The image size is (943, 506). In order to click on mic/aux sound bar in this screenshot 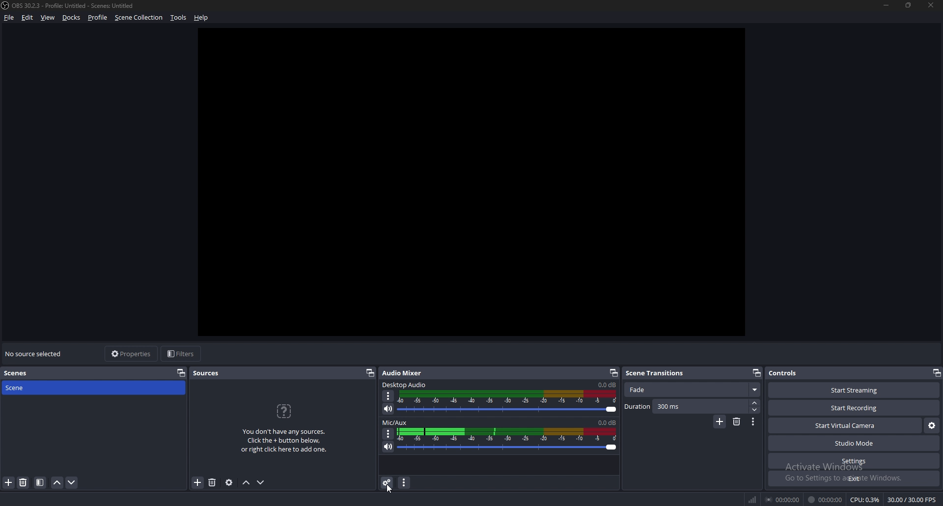, I will do `click(507, 439)`.